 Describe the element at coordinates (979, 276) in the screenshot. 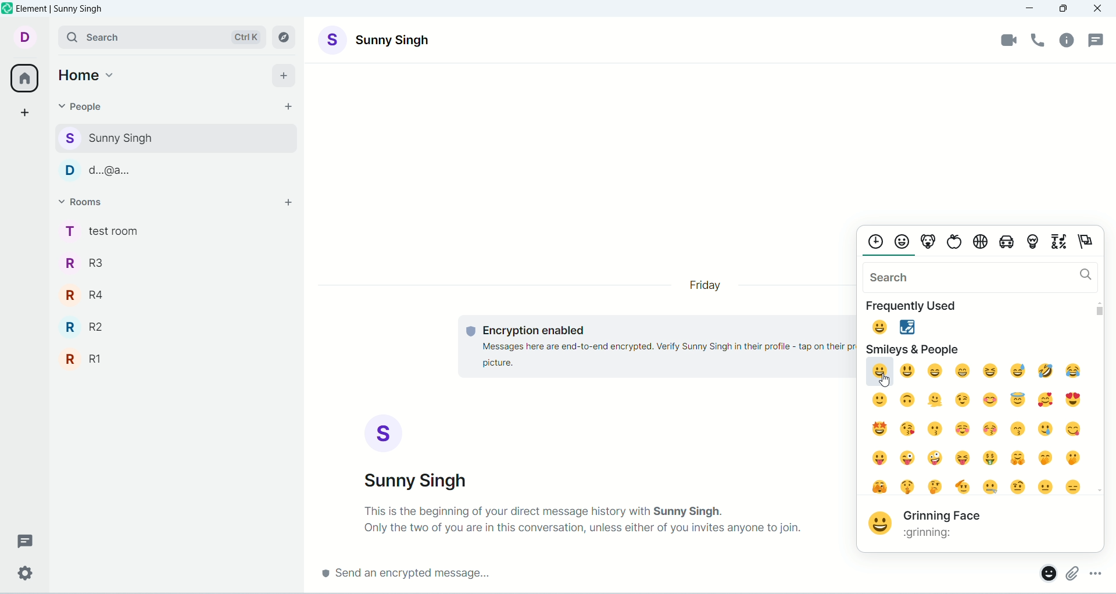

I see `search emoji` at that location.